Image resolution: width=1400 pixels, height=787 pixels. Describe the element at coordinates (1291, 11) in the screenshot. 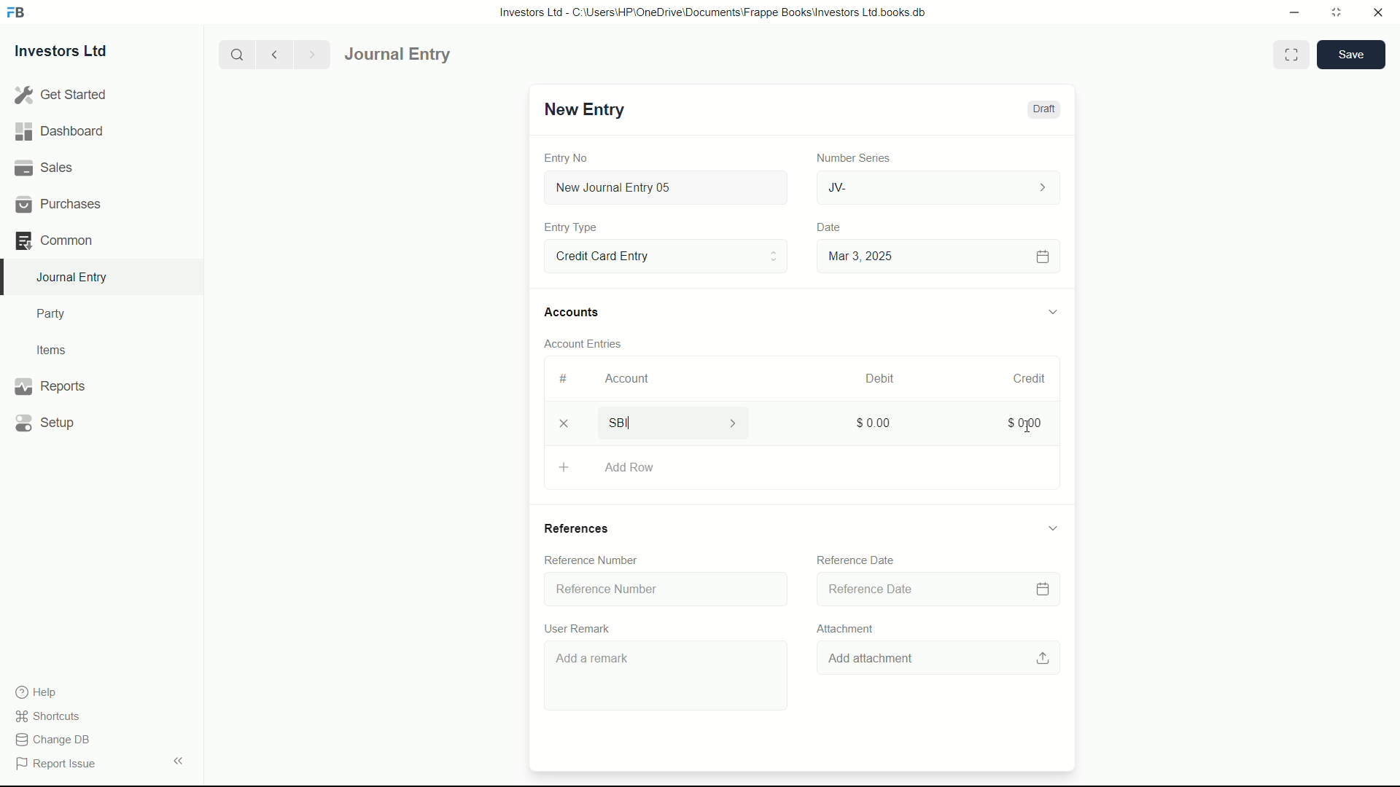

I see `minimize` at that location.